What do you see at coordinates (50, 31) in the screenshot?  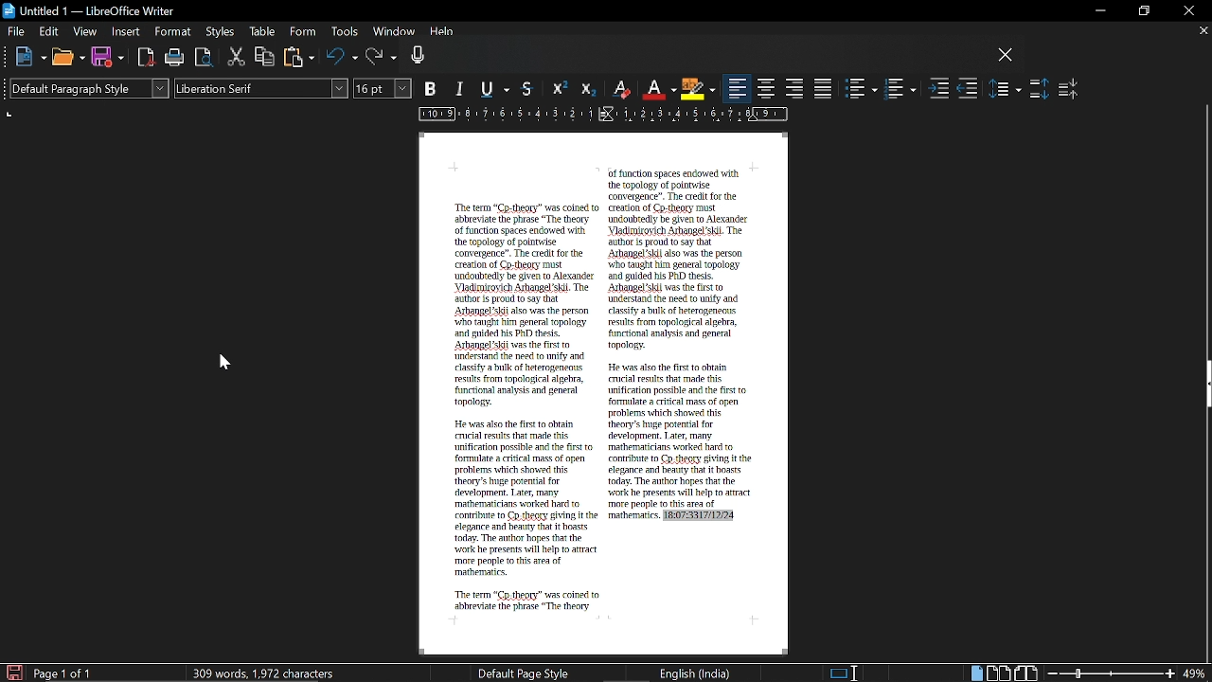 I see `Edit` at bounding box center [50, 31].